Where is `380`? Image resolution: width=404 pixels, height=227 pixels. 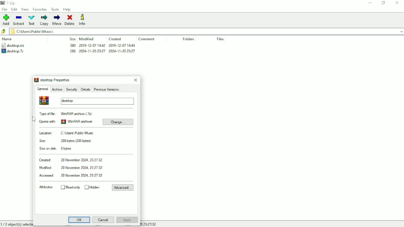 380 is located at coordinates (72, 45).